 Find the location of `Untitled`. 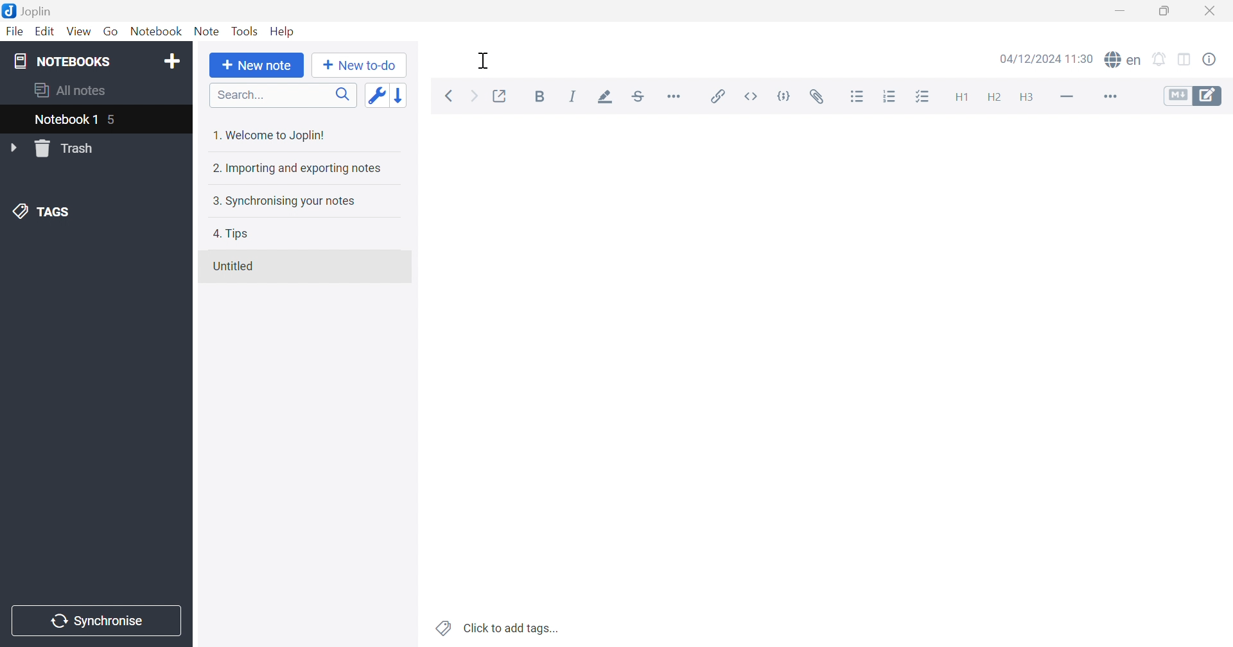

Untitled is located at coordinates (234, 268).